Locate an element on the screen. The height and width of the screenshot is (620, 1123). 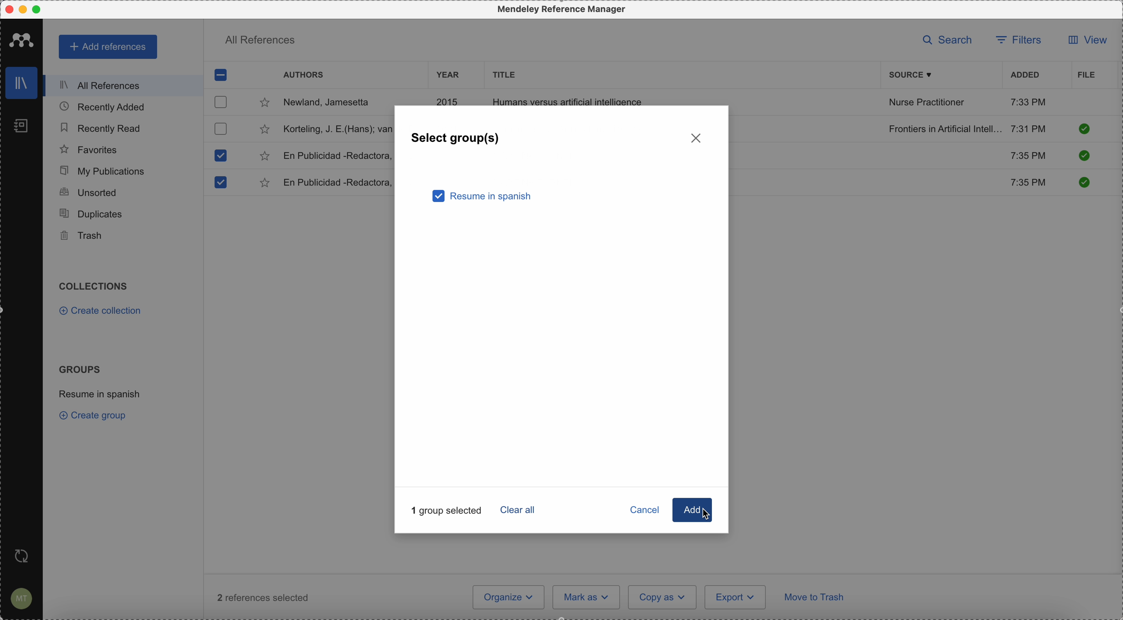
close program is located at coordinates (9, 10).